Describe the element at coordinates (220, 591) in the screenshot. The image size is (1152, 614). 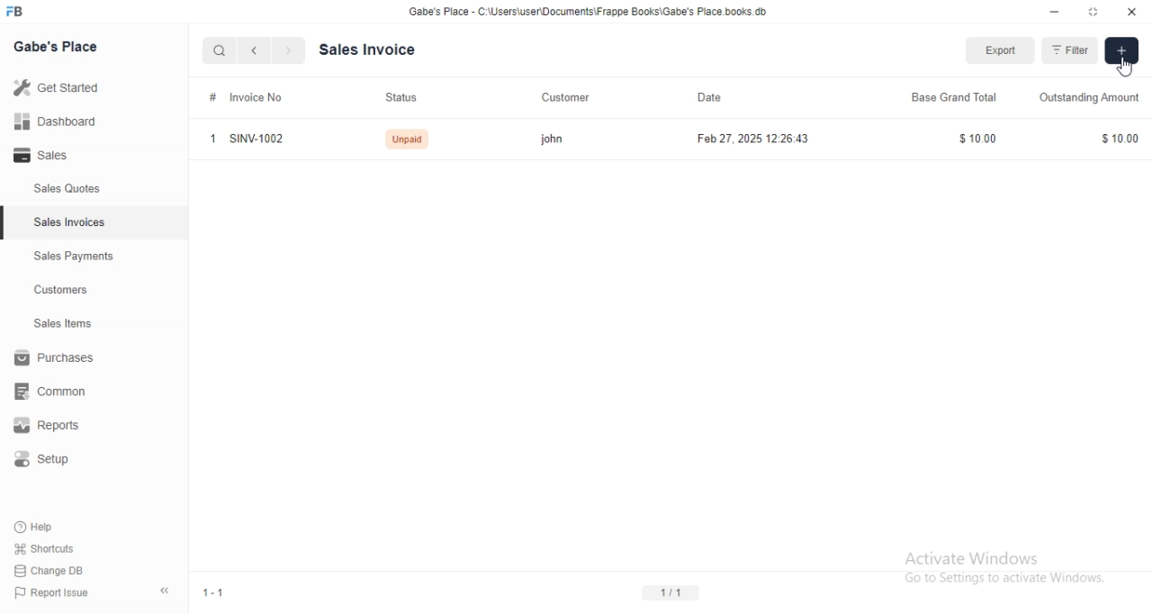
I see `1-1` at that location.